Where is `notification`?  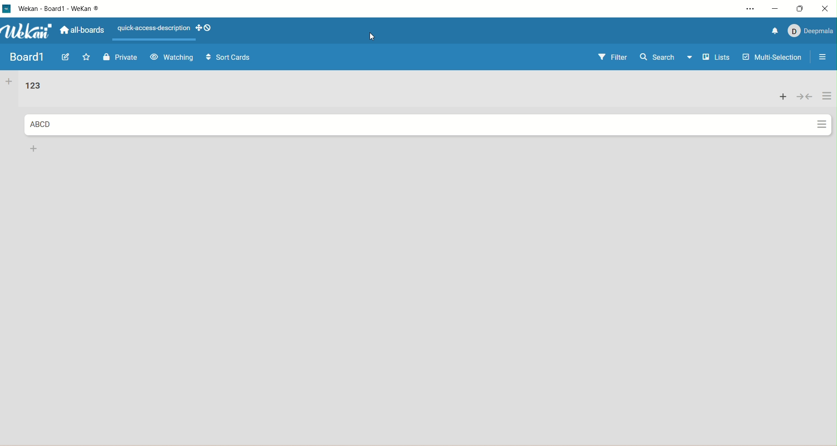 notification is located at coordinates (774, 31).